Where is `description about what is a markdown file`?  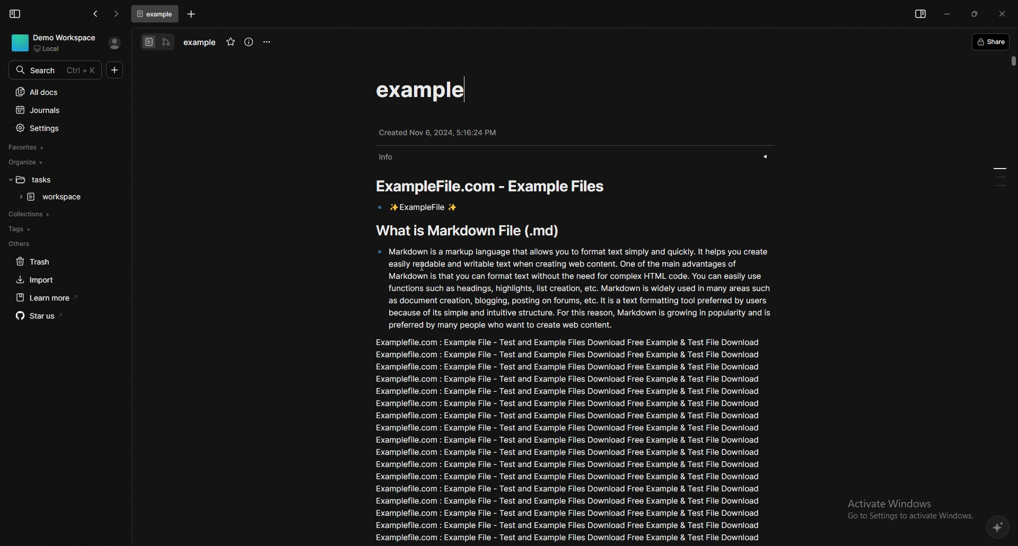 description about what is a markdown file is located at coordinates (560, 289).